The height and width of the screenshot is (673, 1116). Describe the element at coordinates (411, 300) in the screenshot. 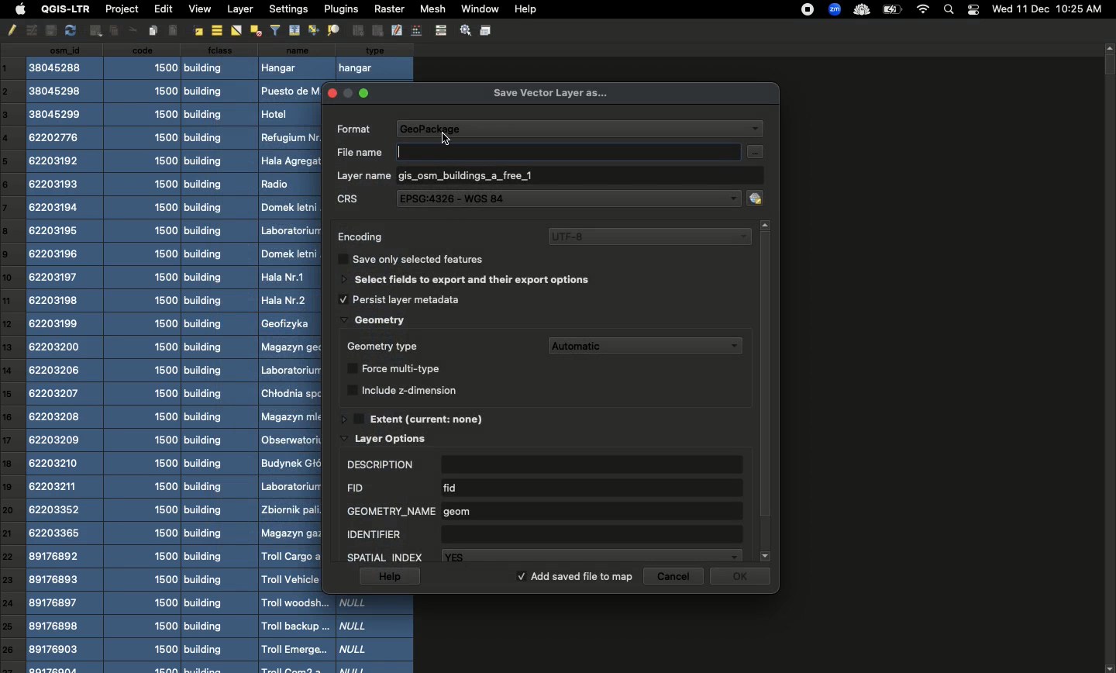

I see `Persist layer metadata` at that location.